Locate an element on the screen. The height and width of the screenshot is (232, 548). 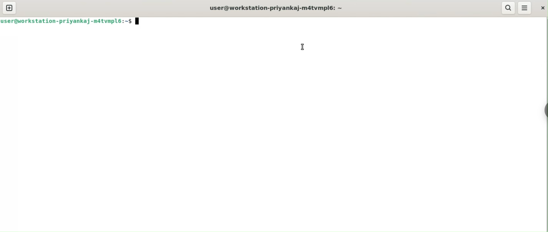
user@workstation-priyankaj-m4tvmpl6: ~ is located at coordinates (277, 8).